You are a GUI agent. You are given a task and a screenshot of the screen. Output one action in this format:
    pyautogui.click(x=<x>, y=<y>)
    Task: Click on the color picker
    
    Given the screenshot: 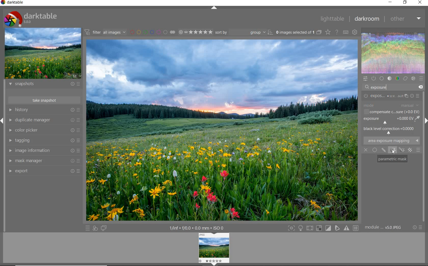 What is the action you would take?
    pyautogui.click(x=44, y=130)
    